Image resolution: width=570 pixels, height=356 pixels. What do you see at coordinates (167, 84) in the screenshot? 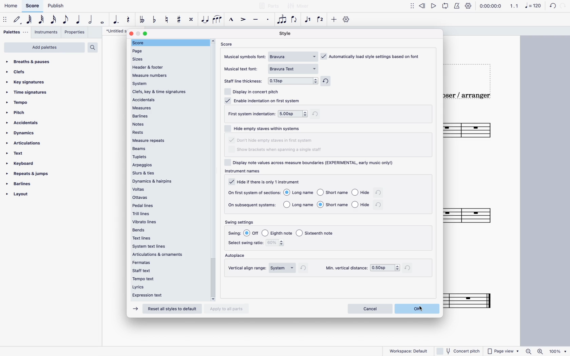
I see `system` at bounding box center [167, 84].